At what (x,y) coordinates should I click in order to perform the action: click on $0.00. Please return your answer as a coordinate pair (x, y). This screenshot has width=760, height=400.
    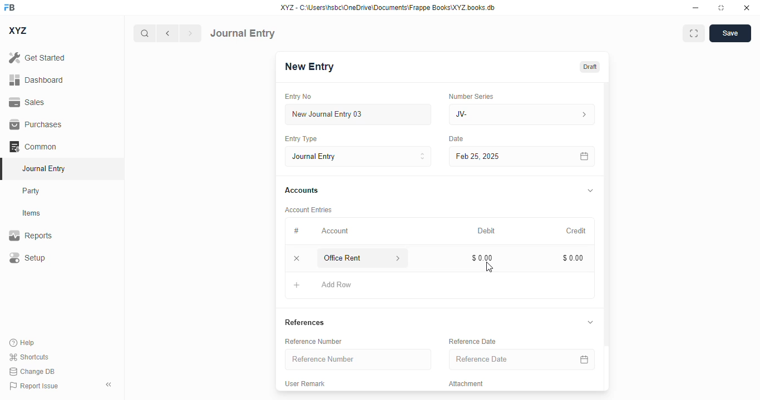
    Looking at the image, I should click on (483, 258).